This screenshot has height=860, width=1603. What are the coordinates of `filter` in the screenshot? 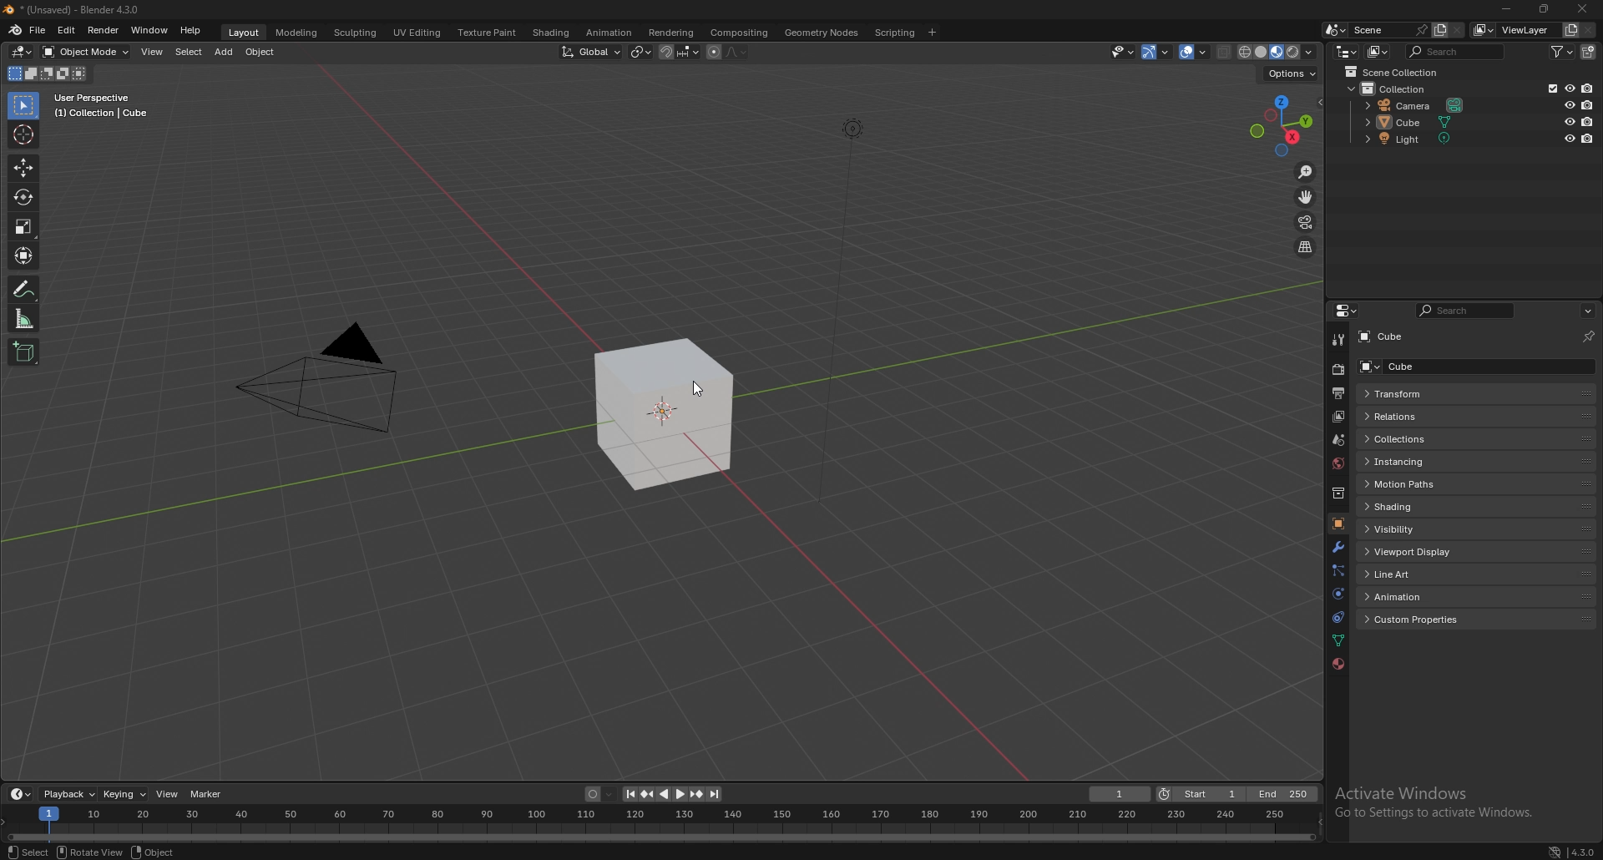 It's located at (1562, 51).